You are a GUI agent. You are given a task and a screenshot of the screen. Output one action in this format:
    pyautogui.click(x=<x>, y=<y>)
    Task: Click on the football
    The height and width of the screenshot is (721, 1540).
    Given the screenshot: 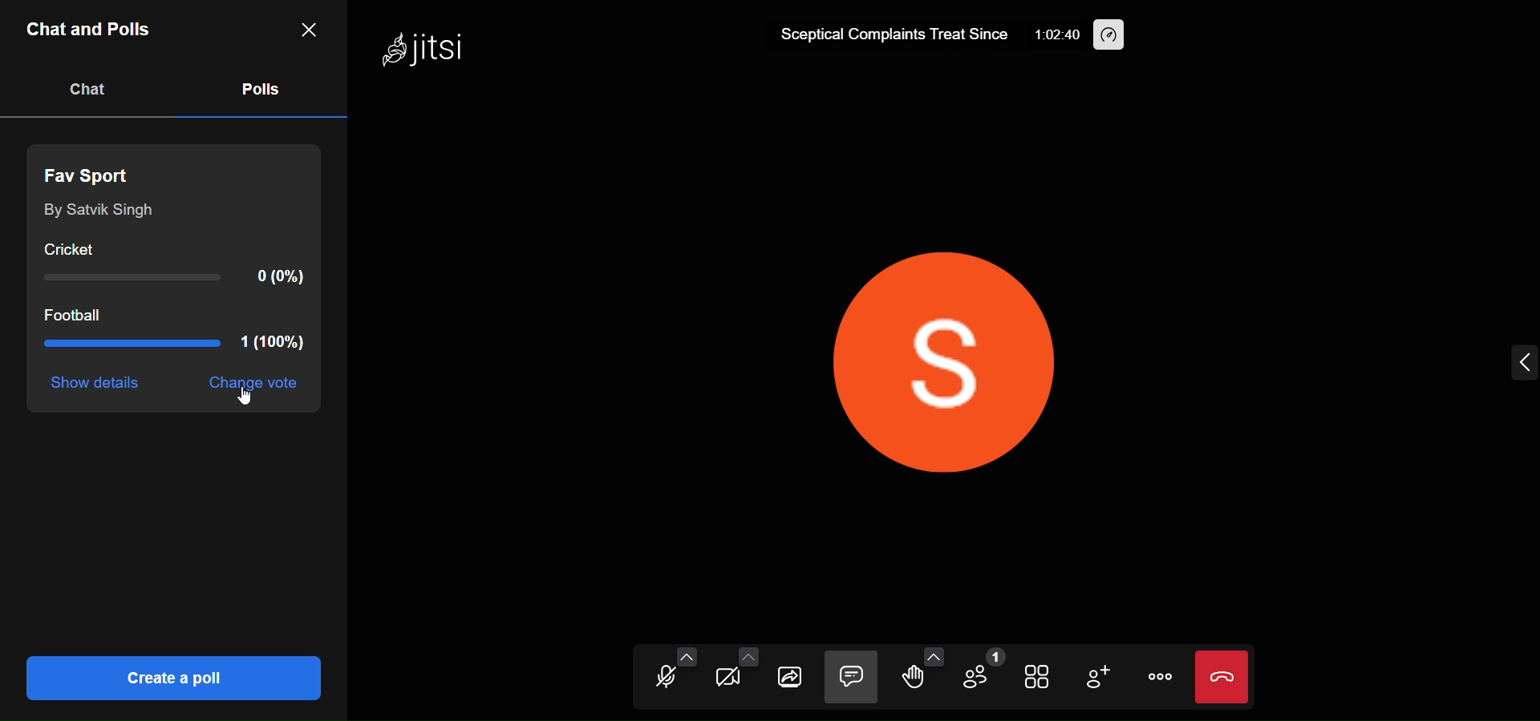 What is the action you would take?
    pyautogui.click(x=81, y=316)
    